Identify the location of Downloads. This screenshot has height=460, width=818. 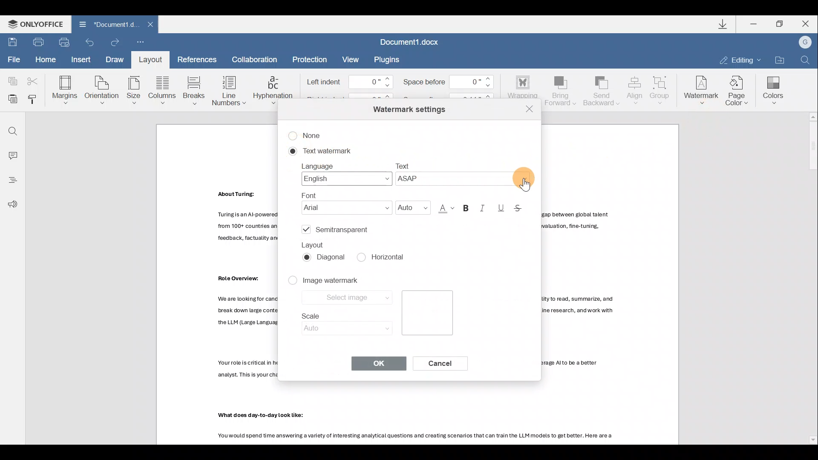
(726, 25).